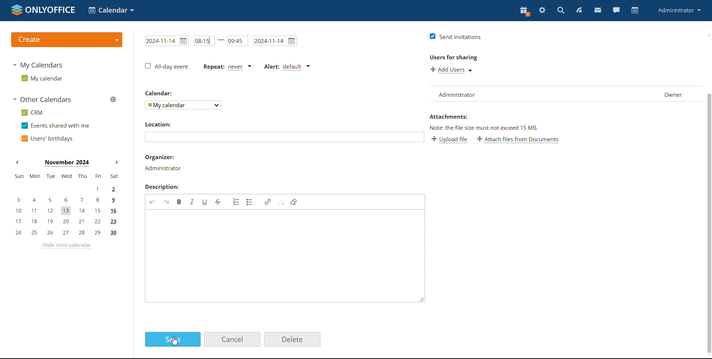 The image size is (712, 359). Describe the element at coordinates (43, 99) in the screenshot. I see `other calendars` at that location.